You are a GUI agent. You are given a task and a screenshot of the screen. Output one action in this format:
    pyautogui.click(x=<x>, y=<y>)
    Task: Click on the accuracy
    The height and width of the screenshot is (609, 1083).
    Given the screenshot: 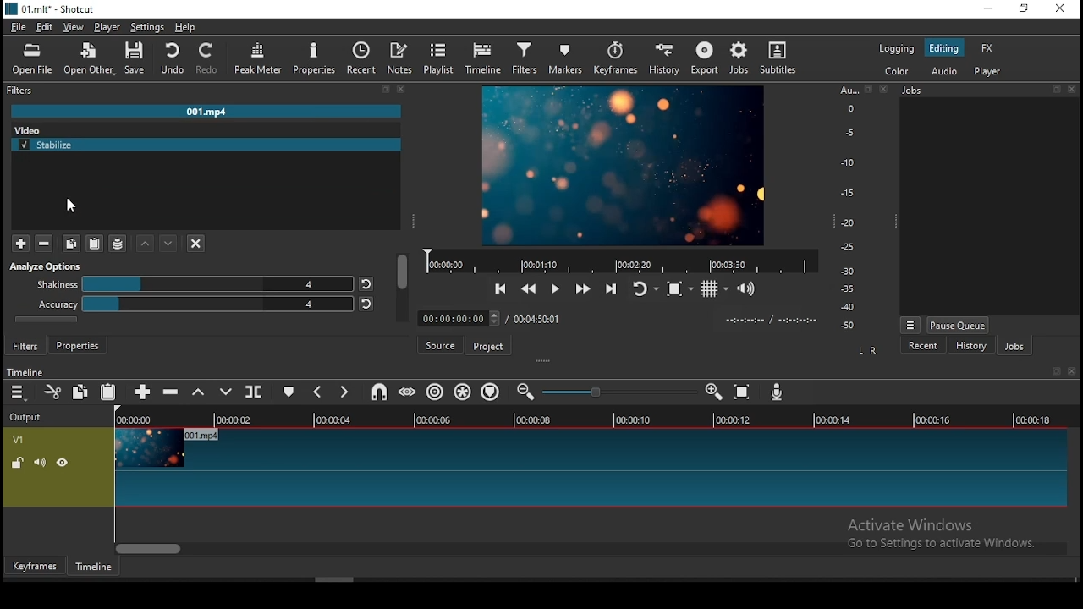 What is the action you would take?
    pyautogui.click(x=196, y=304)
    